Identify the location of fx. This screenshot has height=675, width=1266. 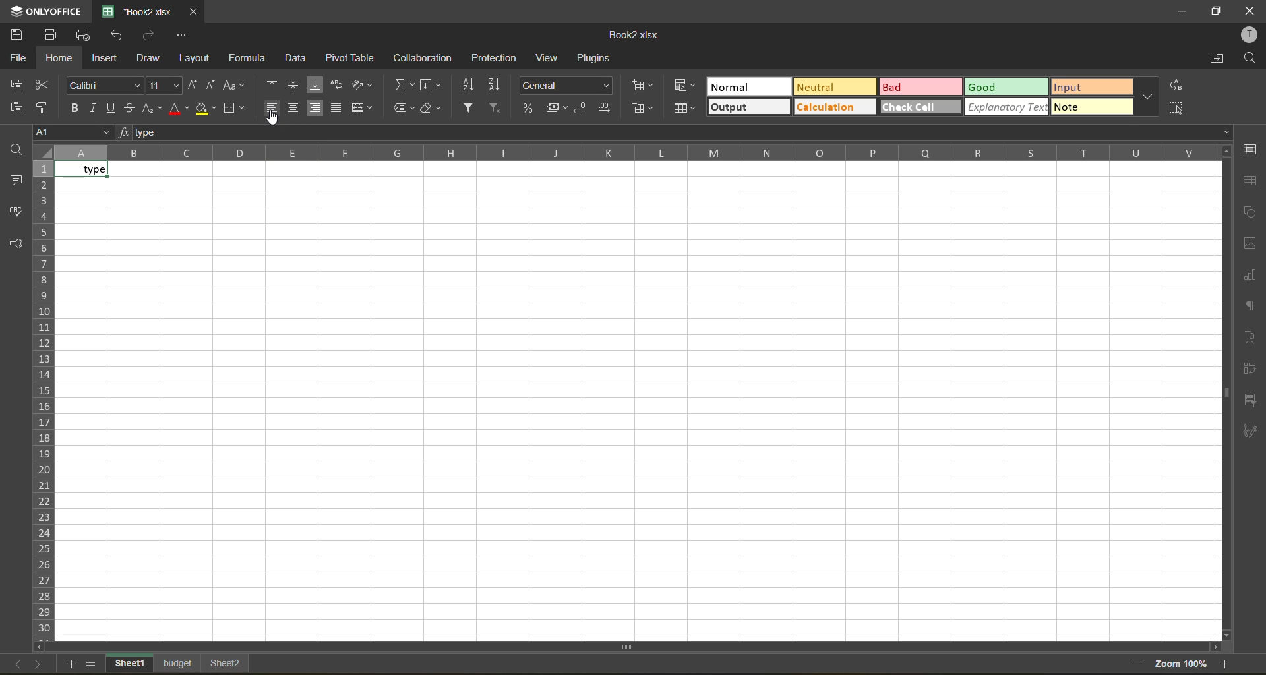
(125, 131).